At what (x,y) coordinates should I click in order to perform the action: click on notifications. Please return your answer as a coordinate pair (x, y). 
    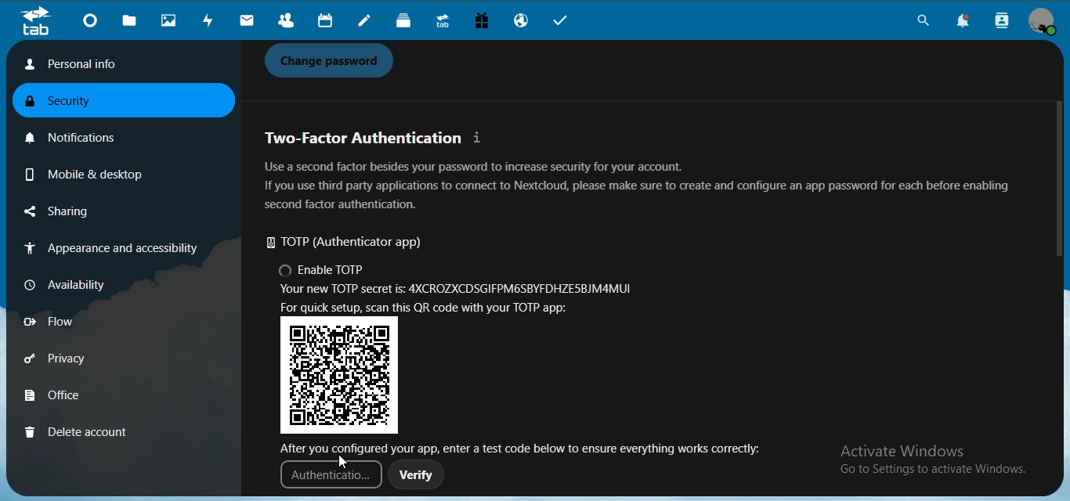
    Looking at the image, I should click on (79, 135).